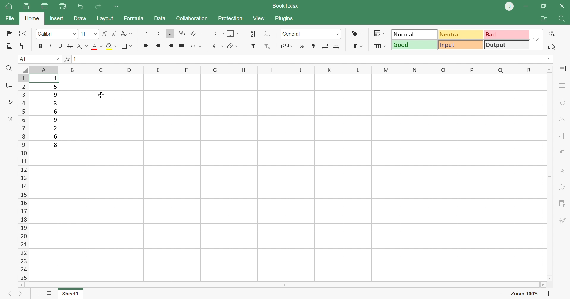 Image resolution: width=570 pixels, height=299 pixels. I want to click on Data, so click(160, 19).